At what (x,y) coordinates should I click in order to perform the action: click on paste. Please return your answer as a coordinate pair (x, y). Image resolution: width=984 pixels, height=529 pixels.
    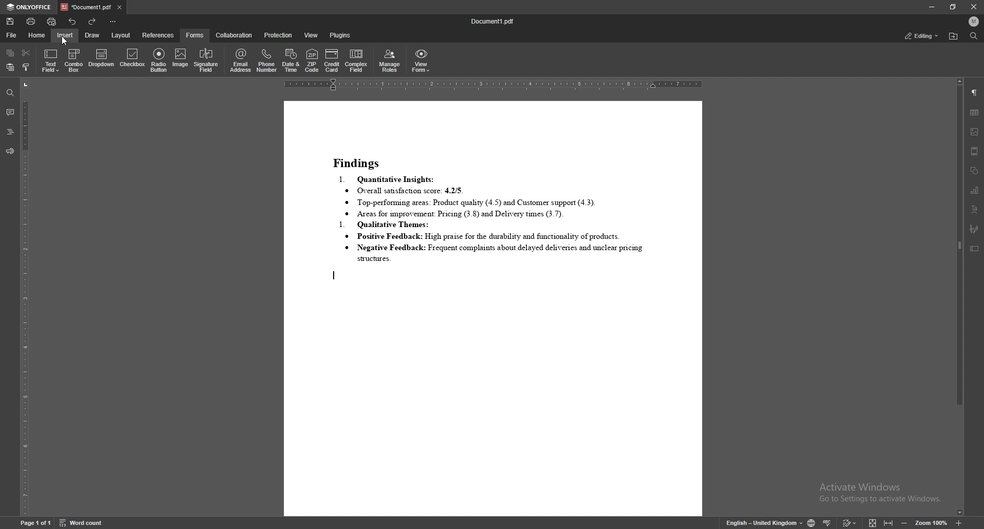
    Looking at the image, I should click on (10, 67).